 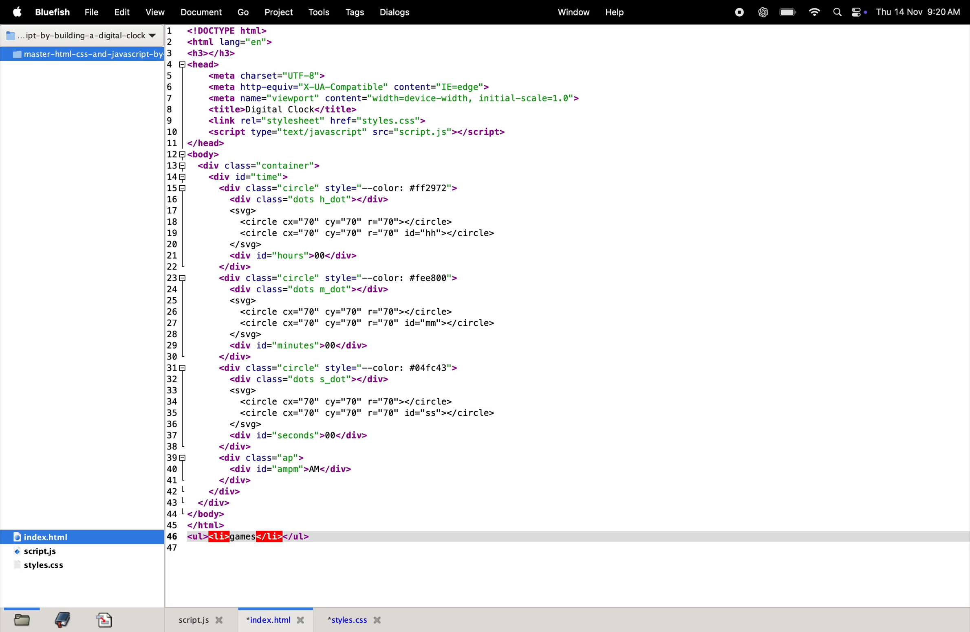 I want to click on script.js, so click(x=199, y=619).